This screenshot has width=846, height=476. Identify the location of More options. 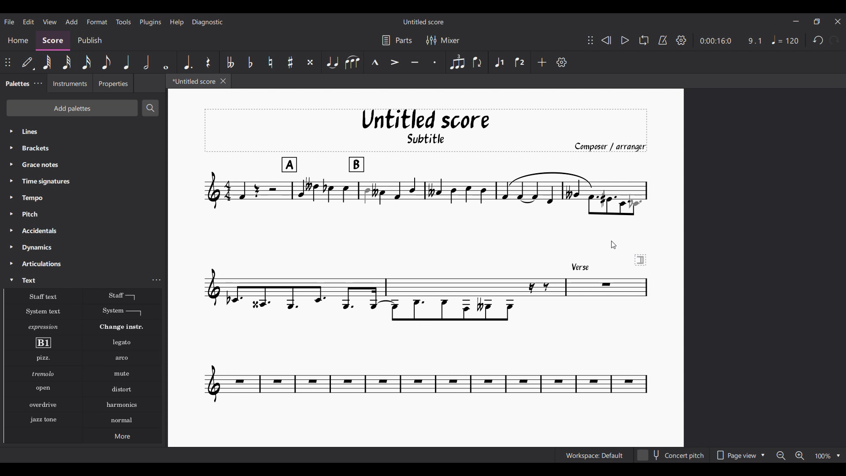
(122, 435).